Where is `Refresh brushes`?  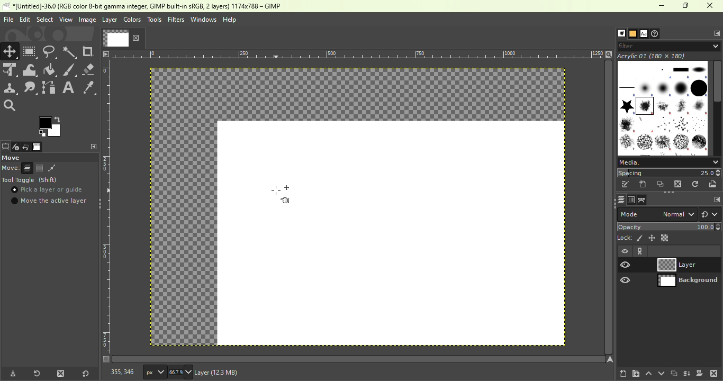
Refresh brushes is located at coordinates (697, 184).